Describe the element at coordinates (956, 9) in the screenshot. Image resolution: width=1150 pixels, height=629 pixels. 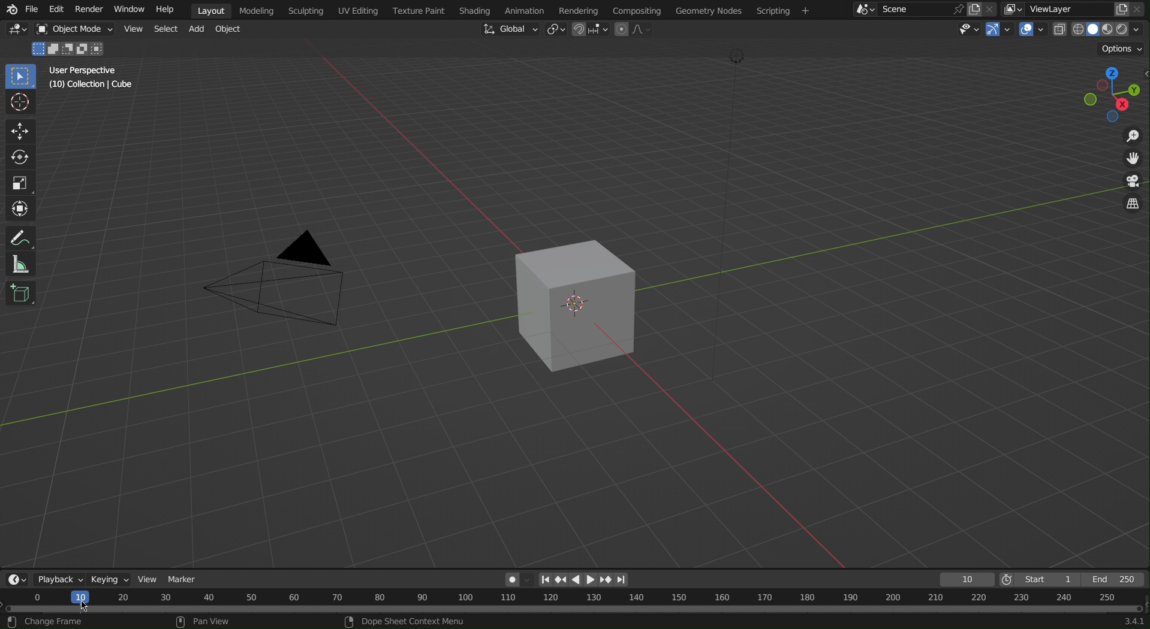
I see `pin` at that location.